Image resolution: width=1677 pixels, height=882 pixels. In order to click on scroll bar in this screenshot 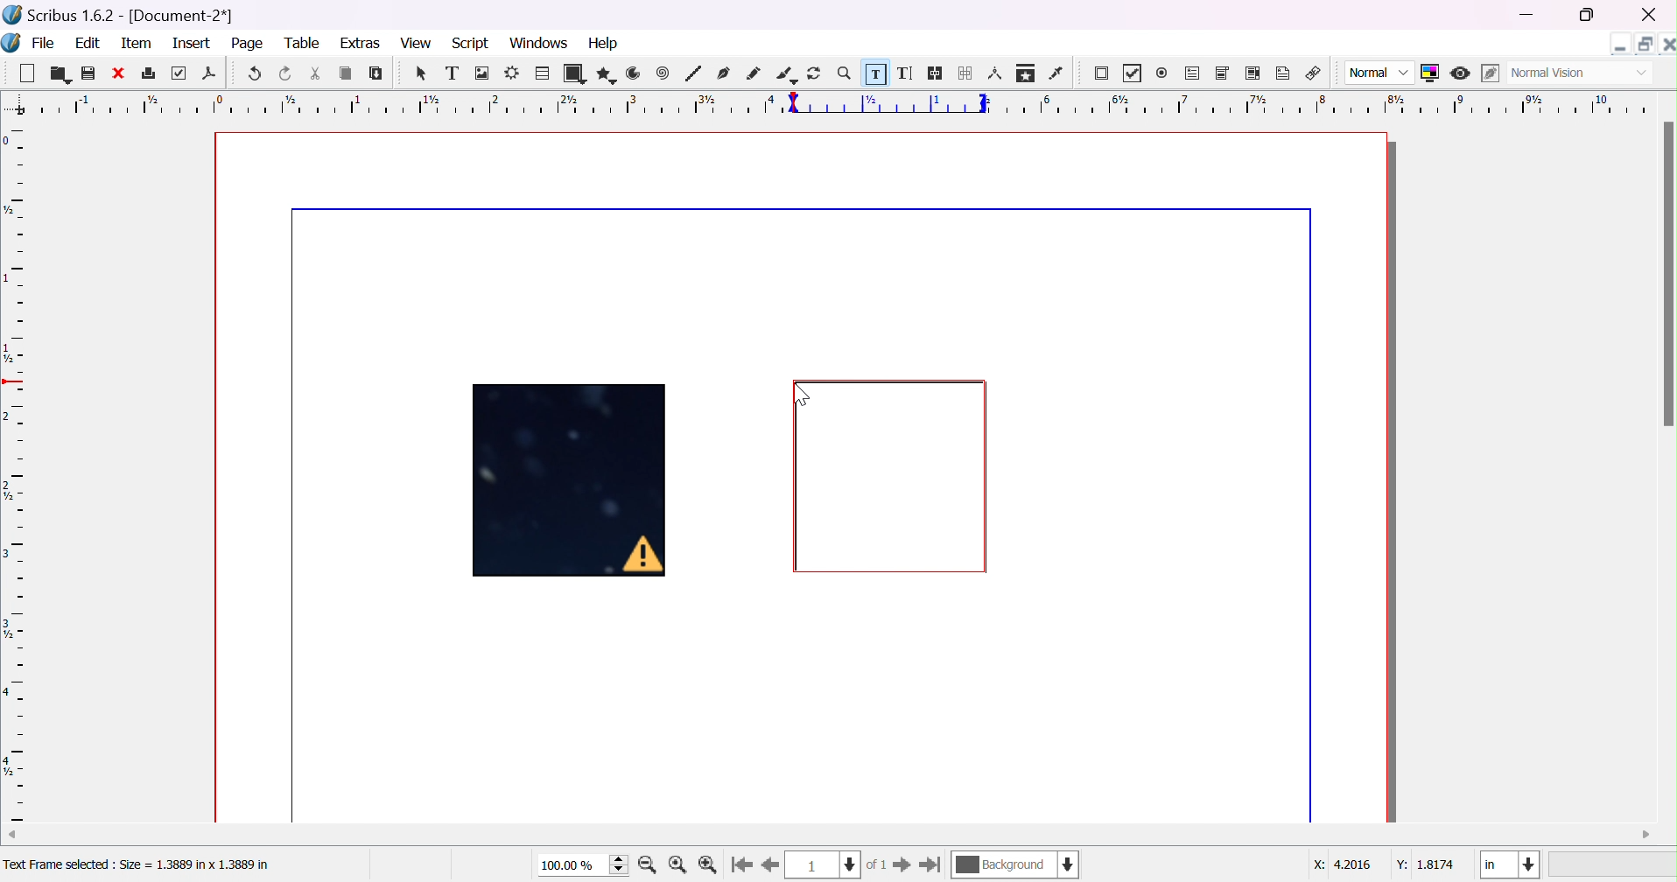, I will do `click(1666, 274)`.